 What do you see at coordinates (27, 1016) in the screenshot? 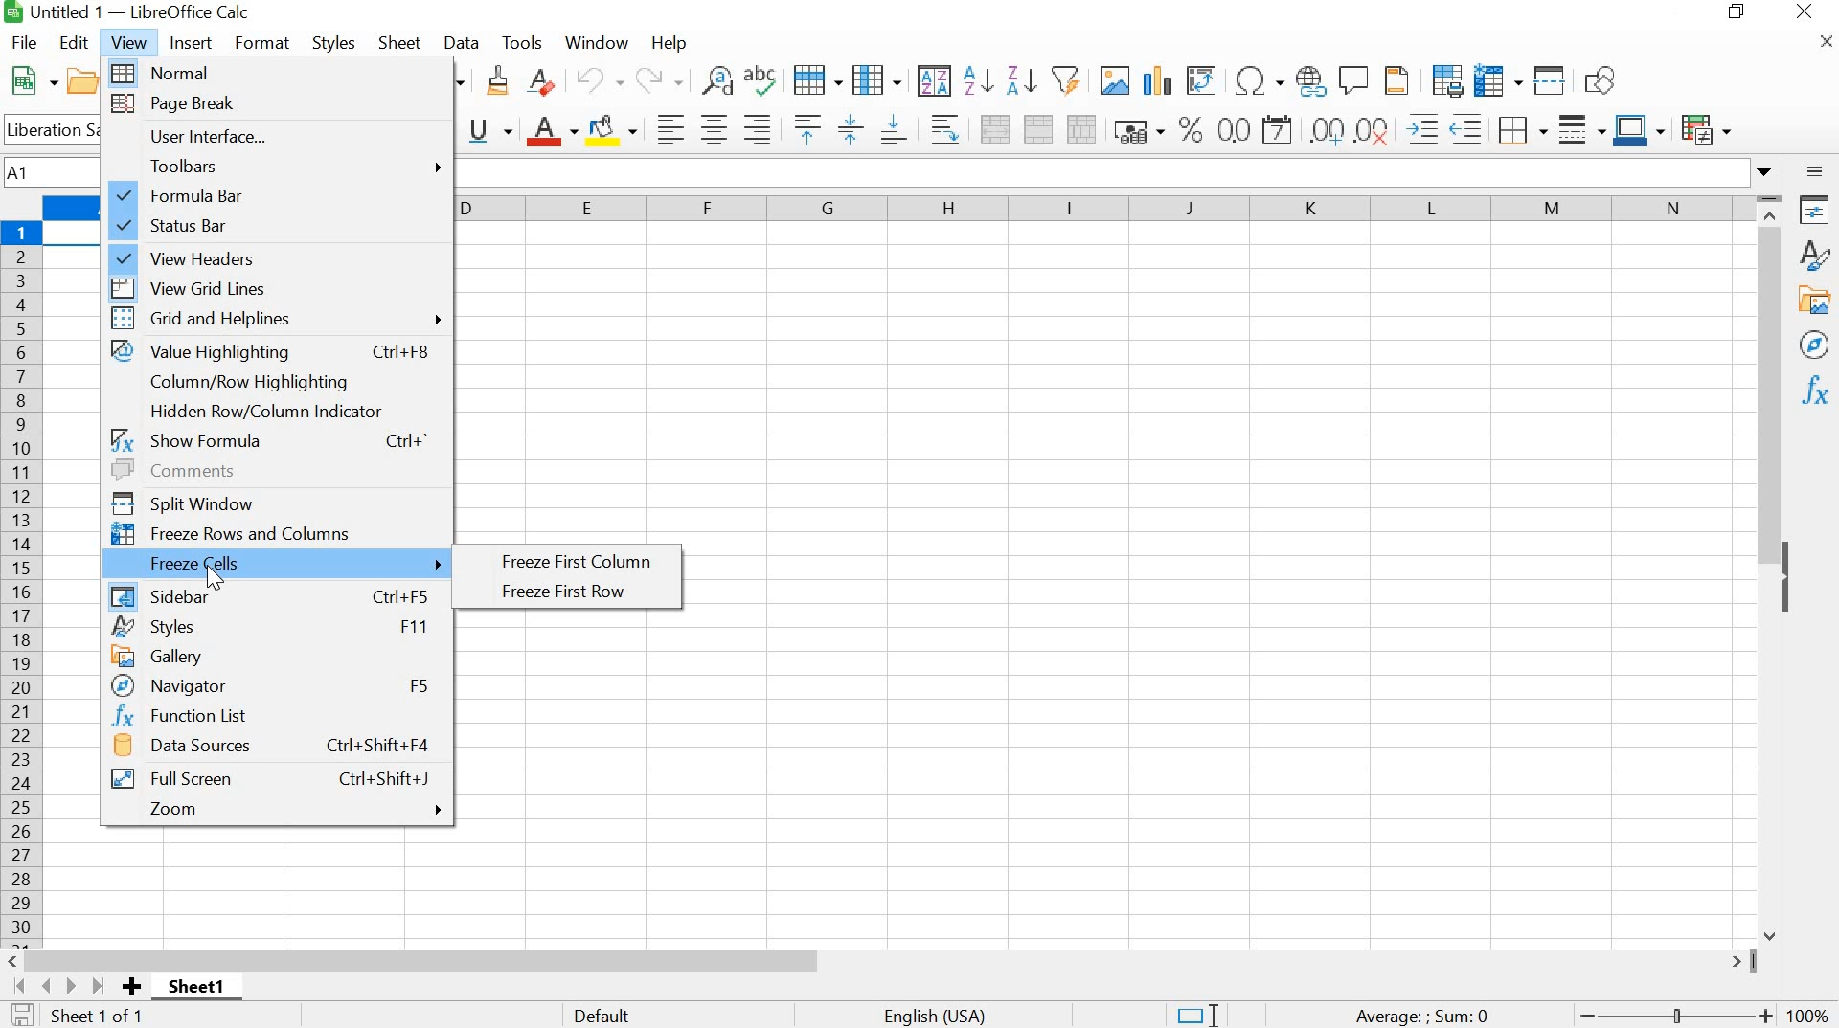
I see `SAVE DOCUMENT` at bounding box center [27, 1016].